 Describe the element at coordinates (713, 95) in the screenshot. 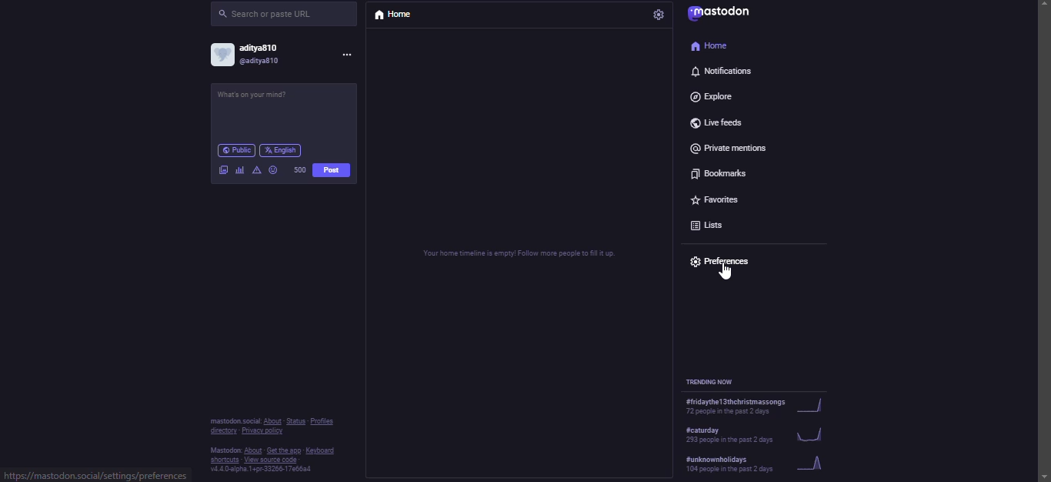

I see `explore` at that location.